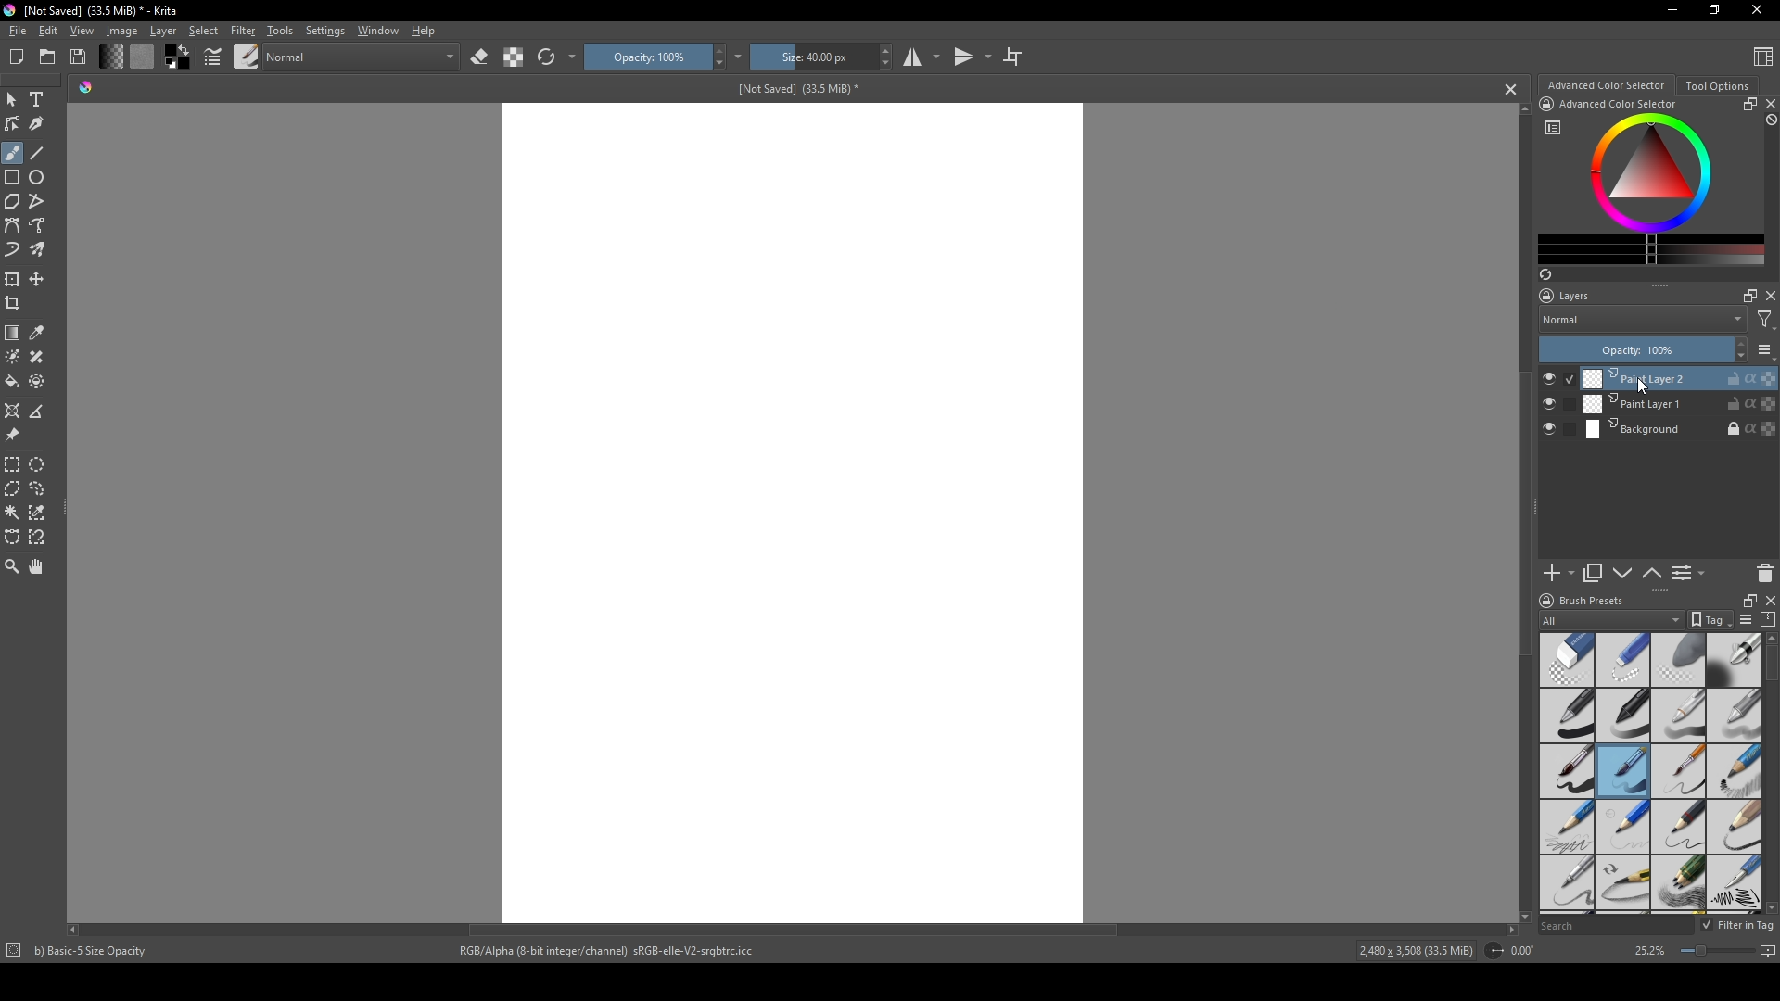 Image resolution: width=1780 pixels, height=1001 pixels. I want to click on Filter in tag, so click(1739, 926).